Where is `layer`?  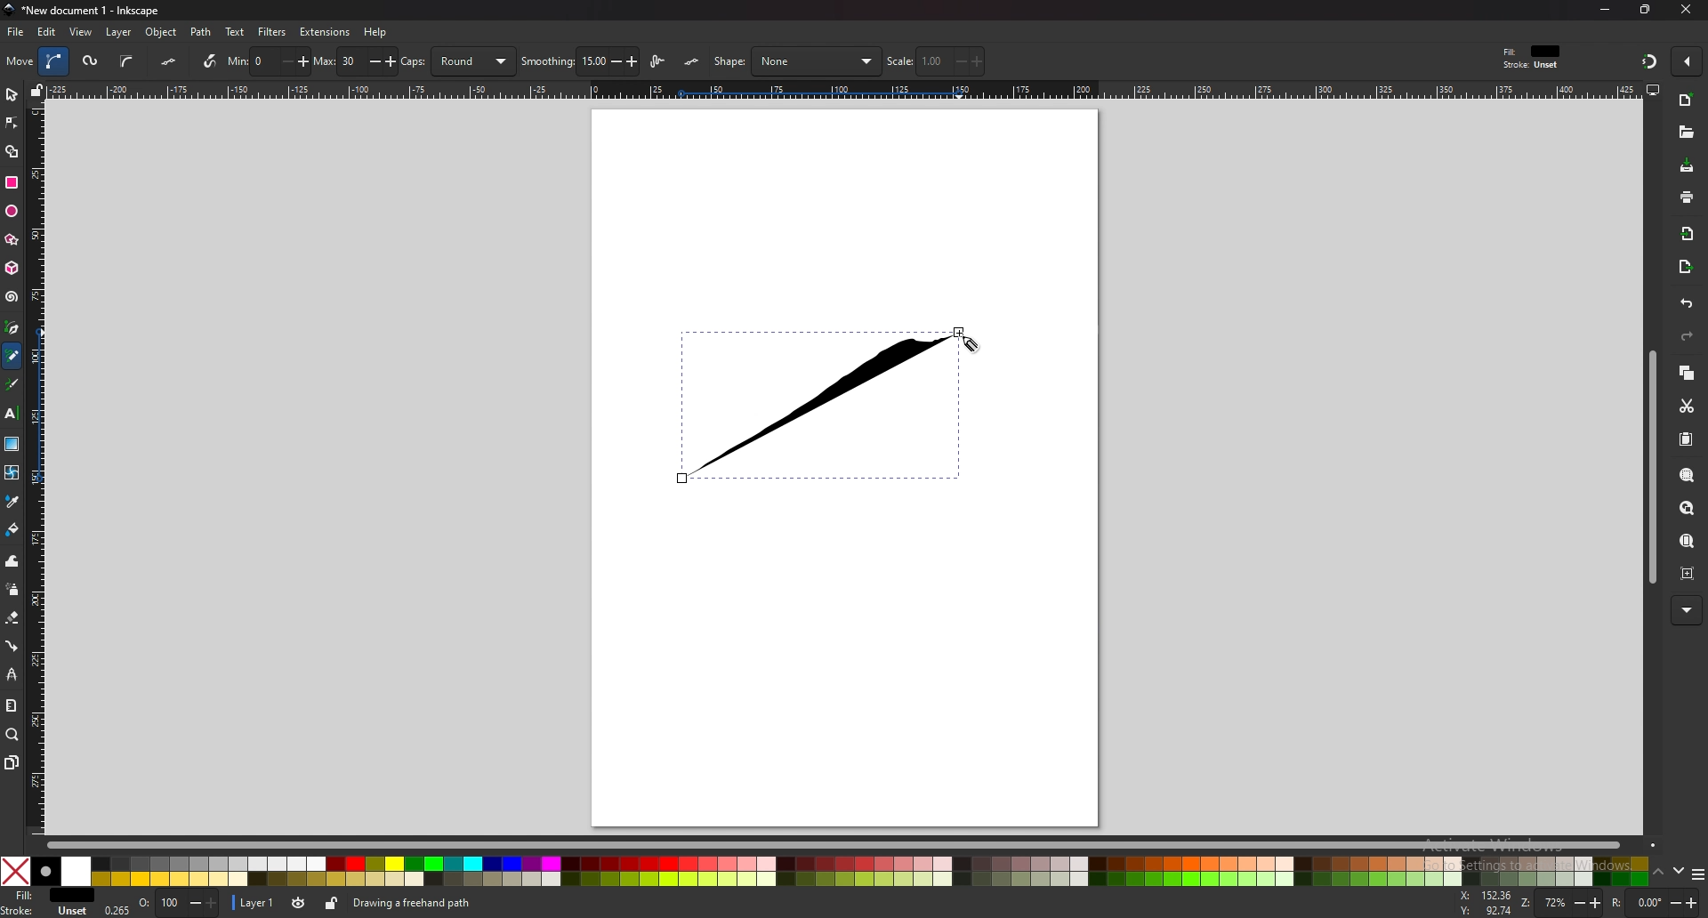 layer is located at coordinates (120, 33).